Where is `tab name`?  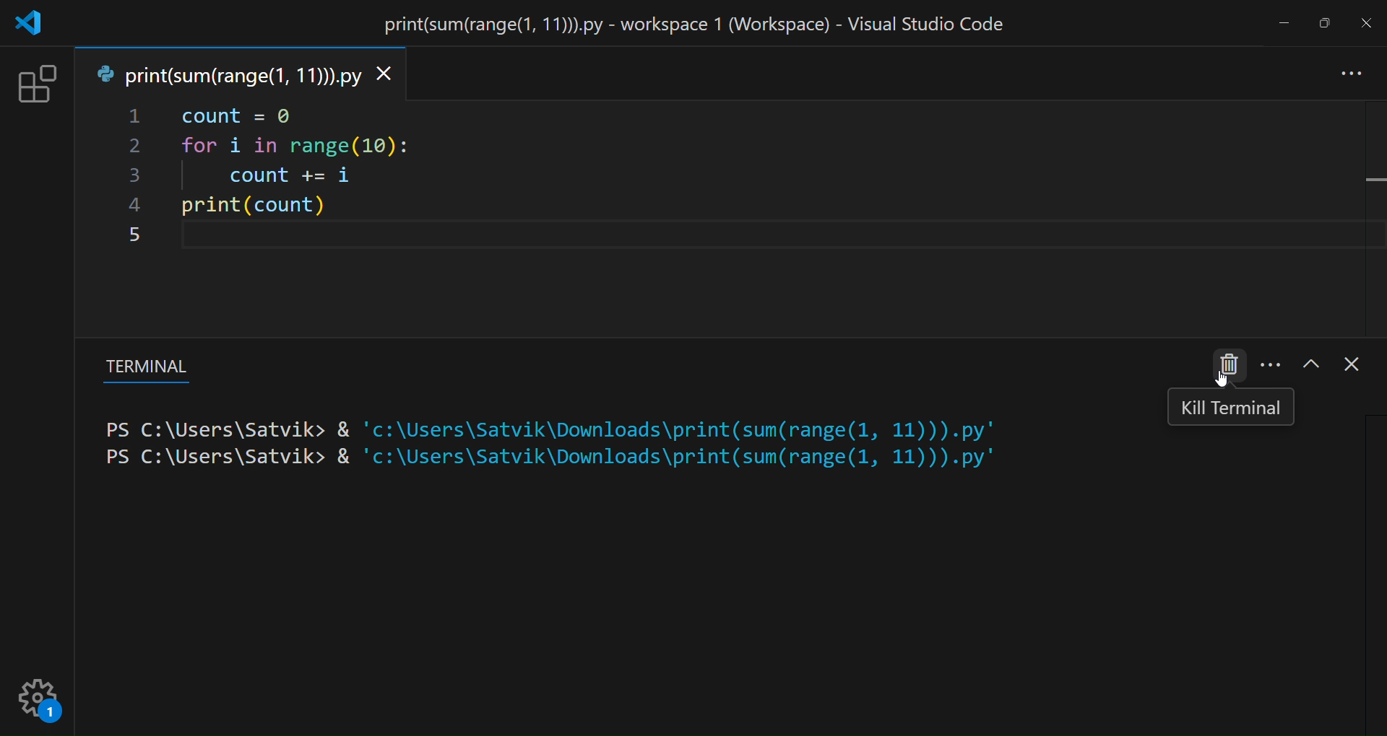
tab name is located at coordinates (225, 74).